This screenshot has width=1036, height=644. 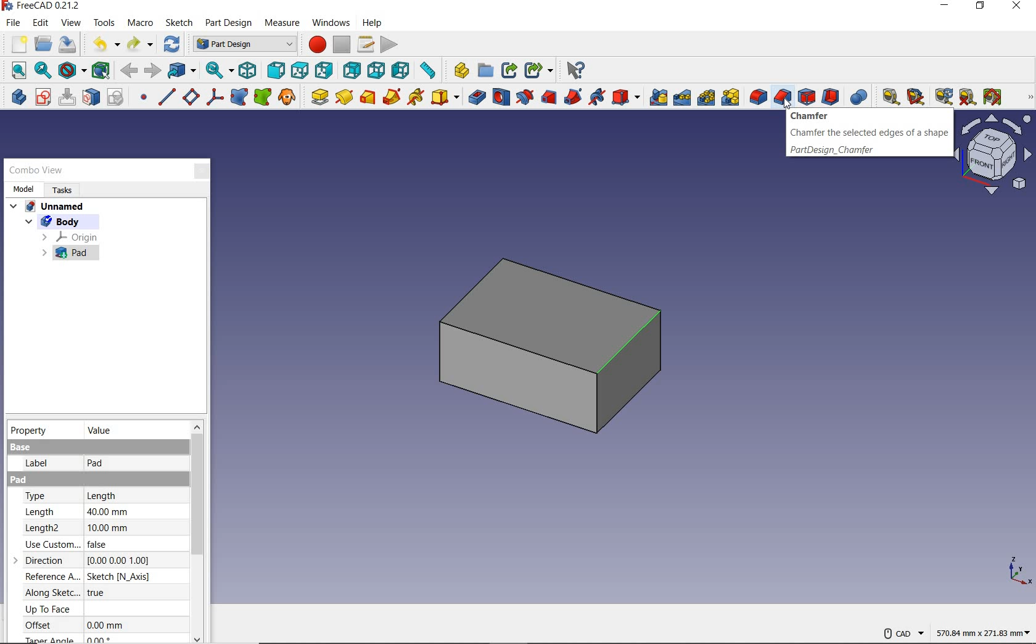 What do you see at coordinates (153, 71) in the screenshot?
I see `forward` at bounding box center [153, 71].